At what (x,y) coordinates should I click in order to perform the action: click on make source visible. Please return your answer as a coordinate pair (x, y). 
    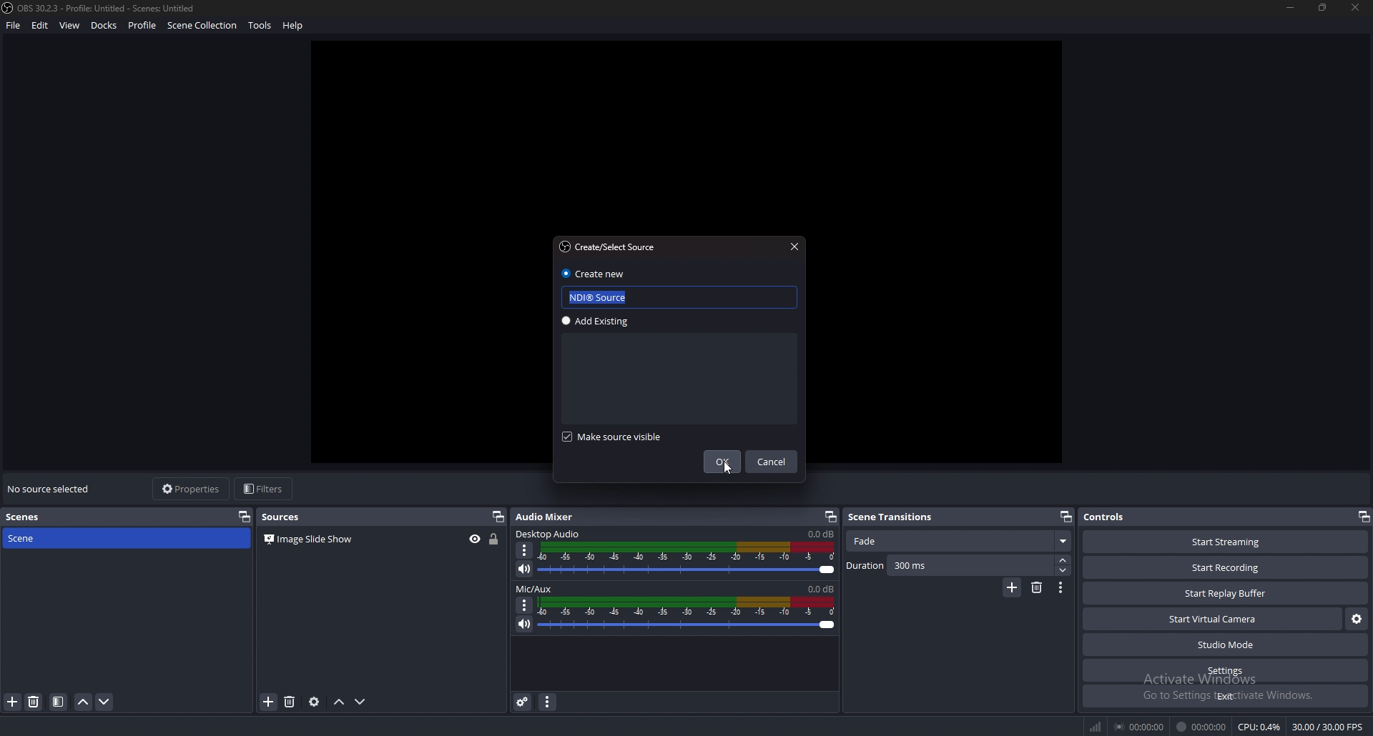
    Looking at the image, I should click on (623, 437).